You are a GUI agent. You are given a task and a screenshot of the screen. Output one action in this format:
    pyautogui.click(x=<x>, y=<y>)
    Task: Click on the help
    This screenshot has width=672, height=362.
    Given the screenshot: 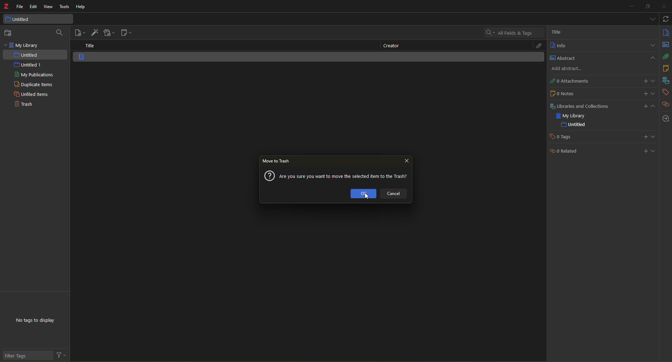 What is the action you would take?
    pyautogui.click(x=80, y=7)
    